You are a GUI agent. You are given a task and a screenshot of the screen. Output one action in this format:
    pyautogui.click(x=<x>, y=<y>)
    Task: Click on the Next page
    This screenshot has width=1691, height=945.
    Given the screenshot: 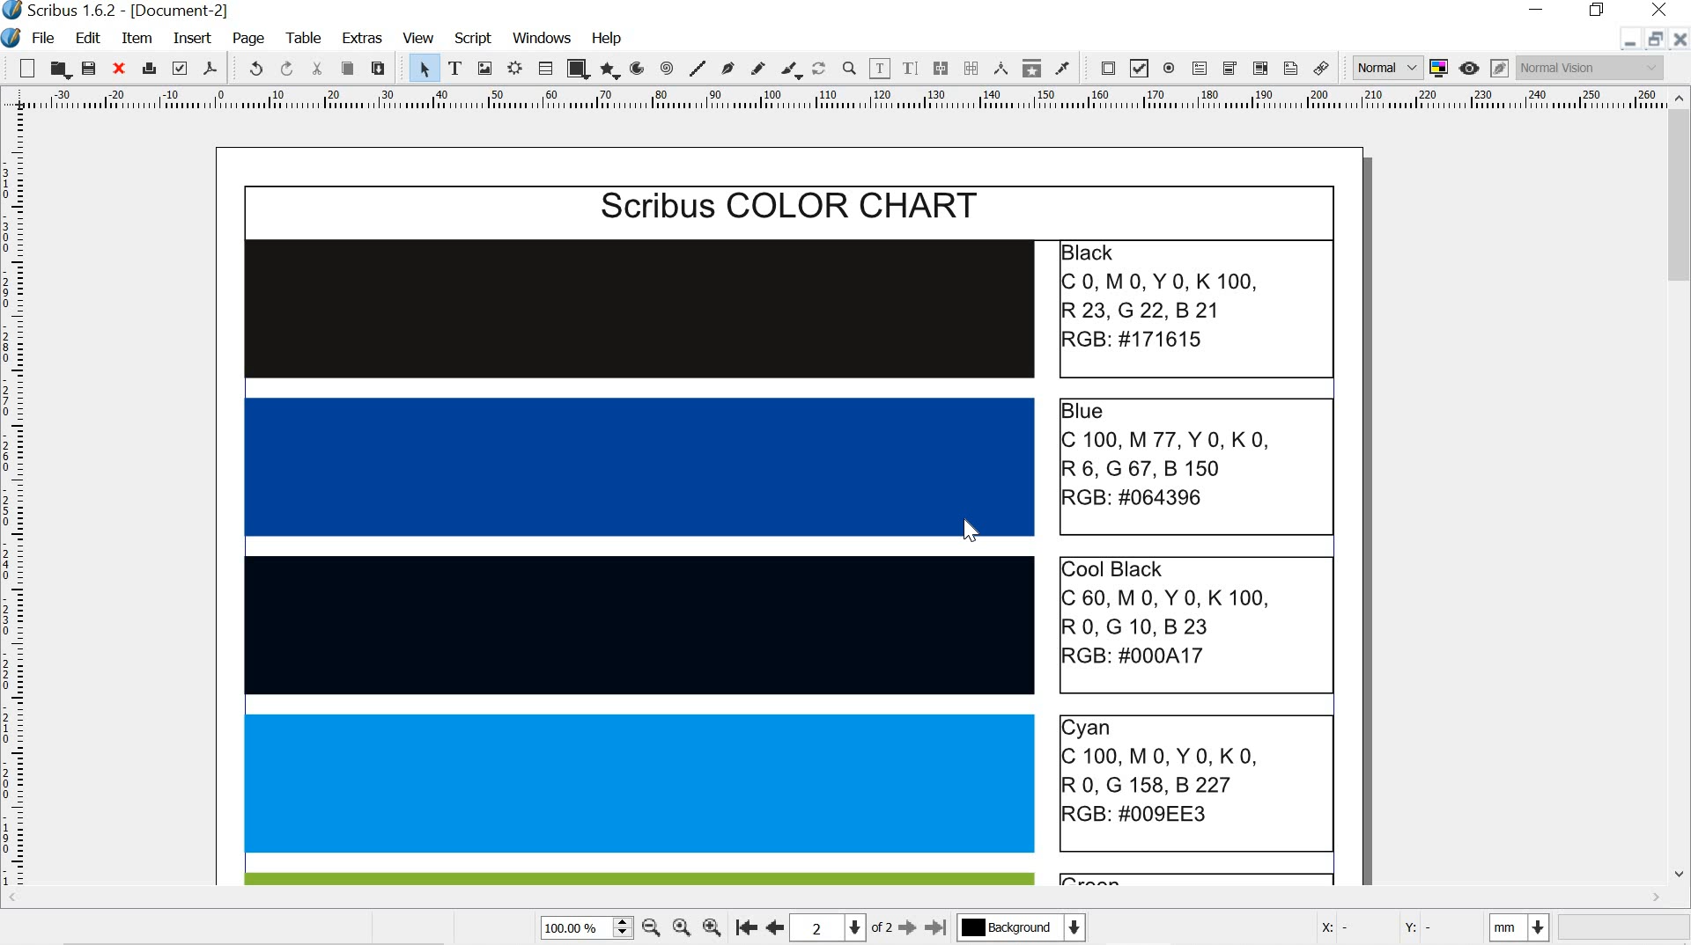 What is the action you would take?
    pyautogui.click(x=905, y=928)
    